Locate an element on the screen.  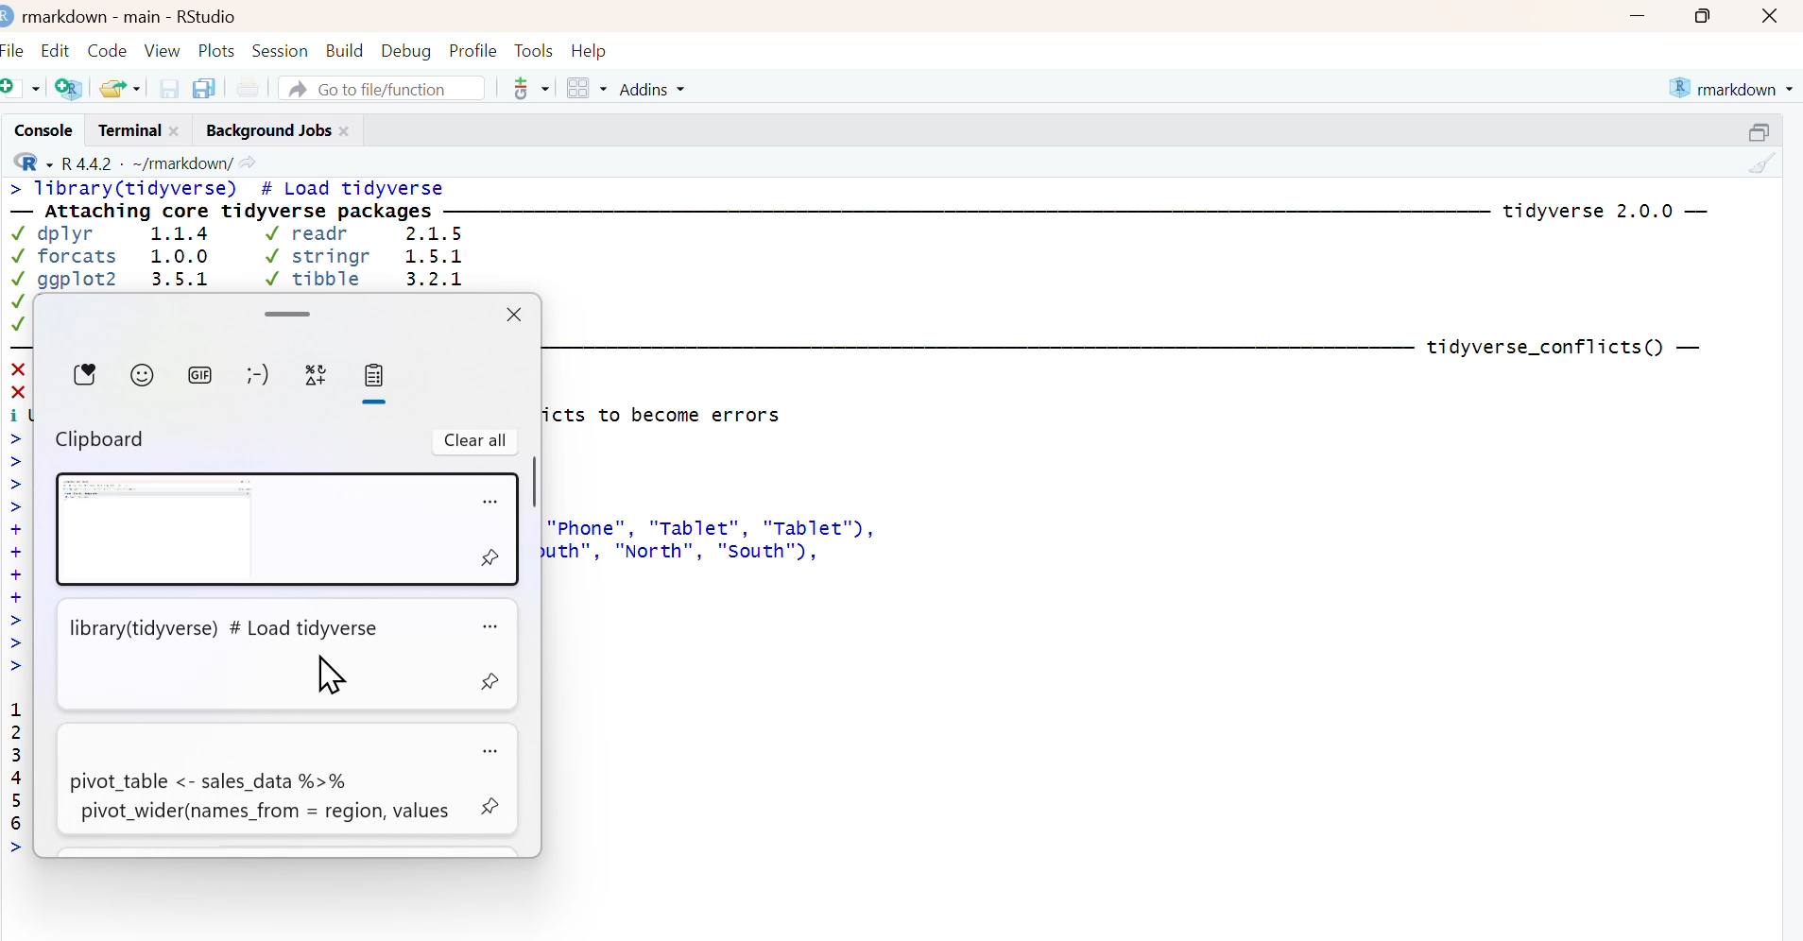
maximize is located at coordinates (1709, 15).